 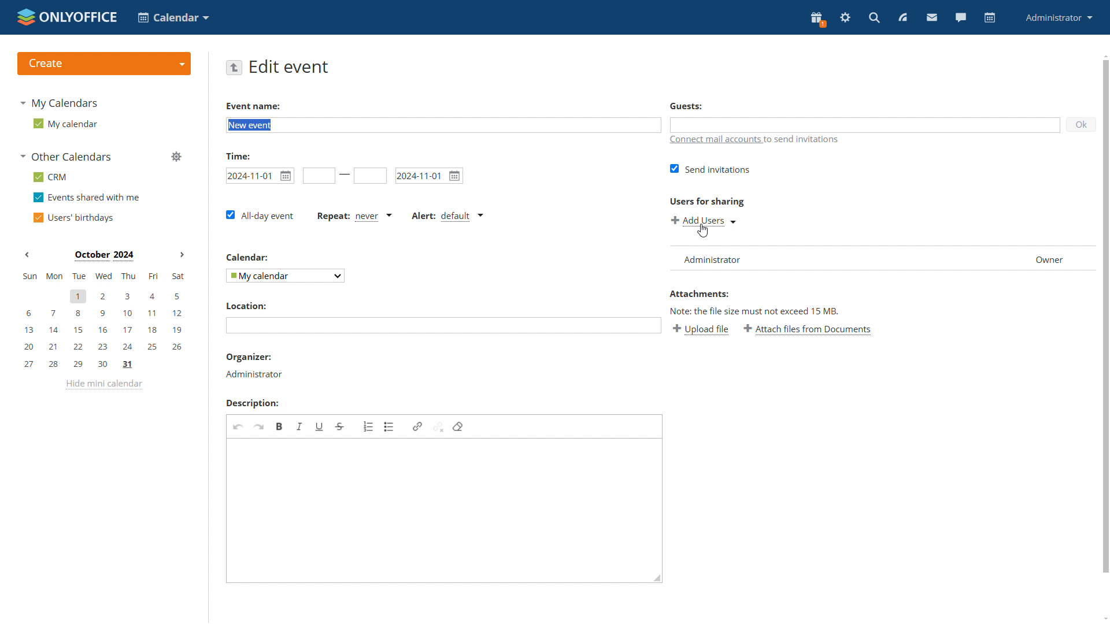 What do you see at coordinates (291, 67) in the screenshot?
I see `edit event` at bounding box center [291, 67].